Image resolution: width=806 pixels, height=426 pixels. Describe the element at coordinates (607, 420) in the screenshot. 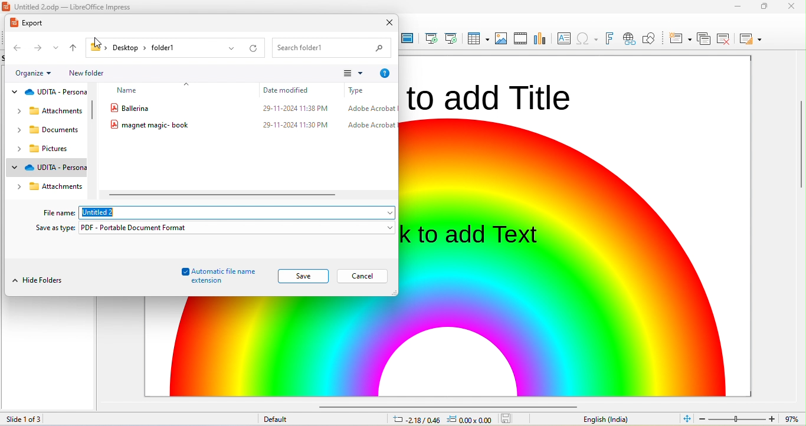

I see `english` at that location.